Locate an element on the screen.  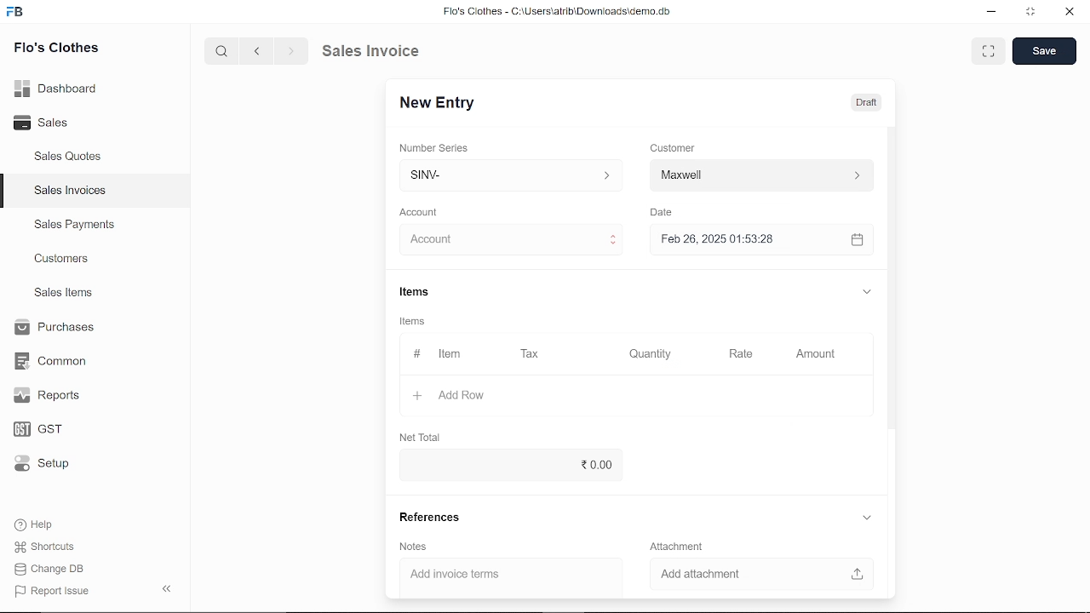
Account is located at coordinates (423, 213).